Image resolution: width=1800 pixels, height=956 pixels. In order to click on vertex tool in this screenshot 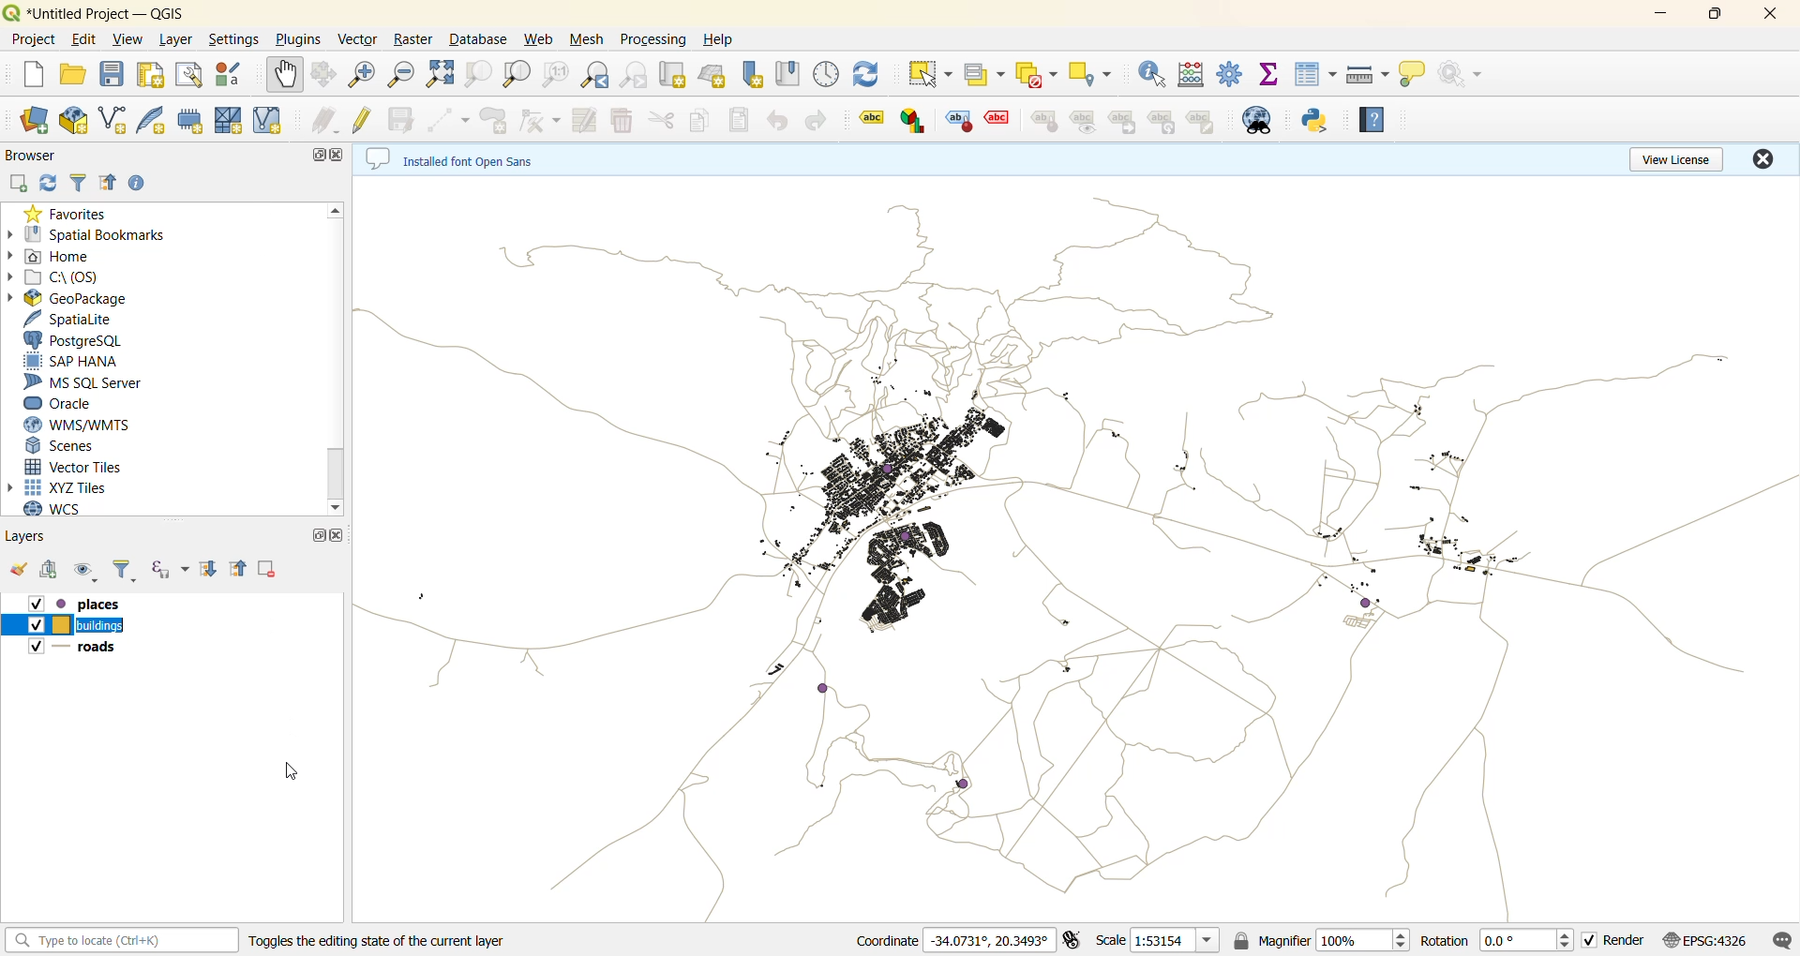, I will do `click(544, 120)`.